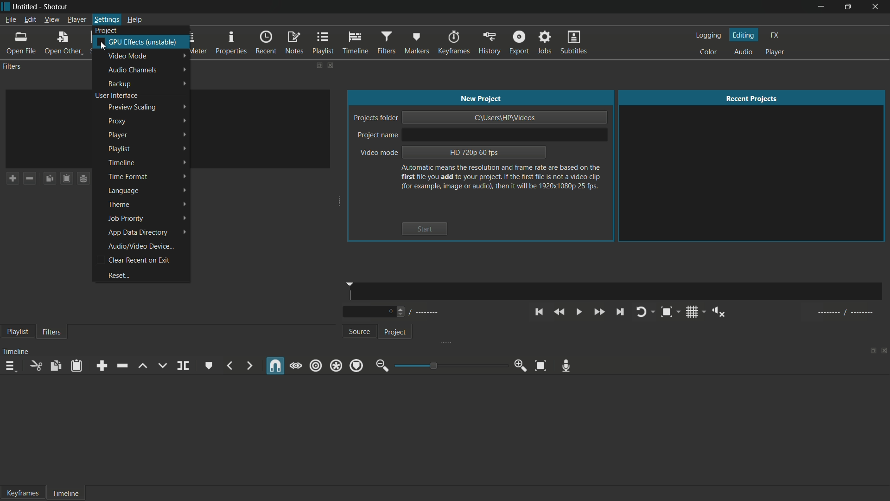  I want to click on playlist, so click(16, 332).